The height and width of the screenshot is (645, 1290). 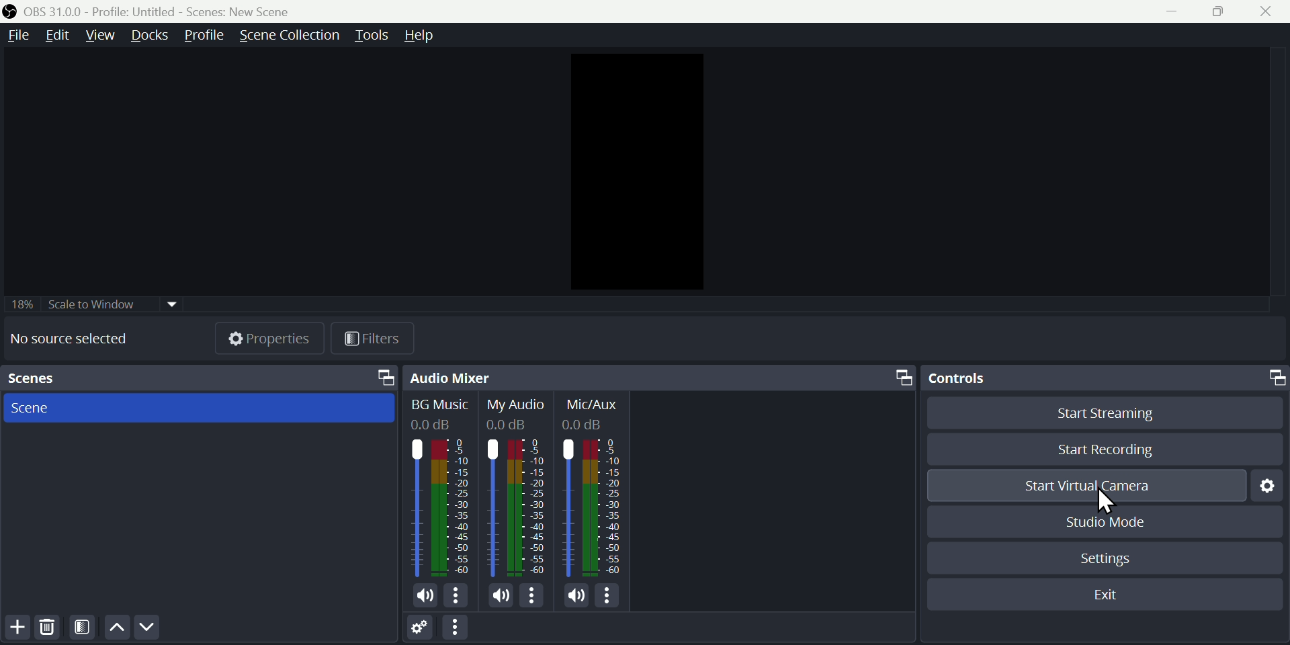 I want to click on Close, so click(x=1266, y=13).